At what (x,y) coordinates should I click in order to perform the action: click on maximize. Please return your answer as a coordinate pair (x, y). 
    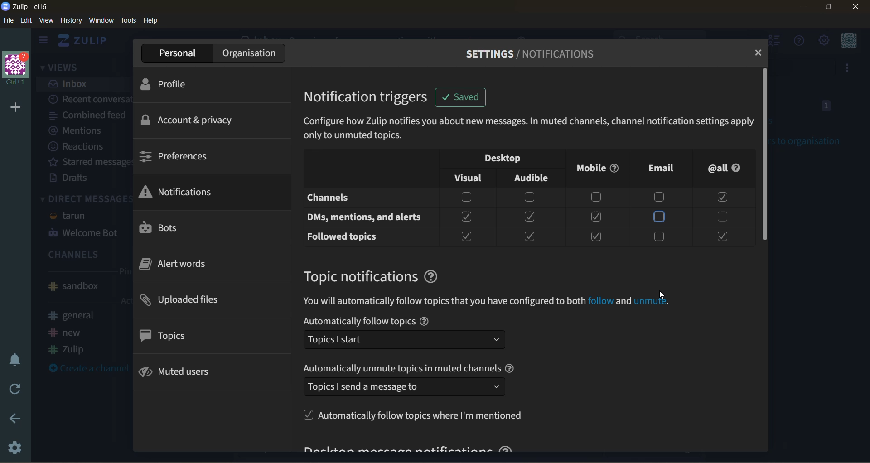
    Looking at the image, I should click on (829, 9).